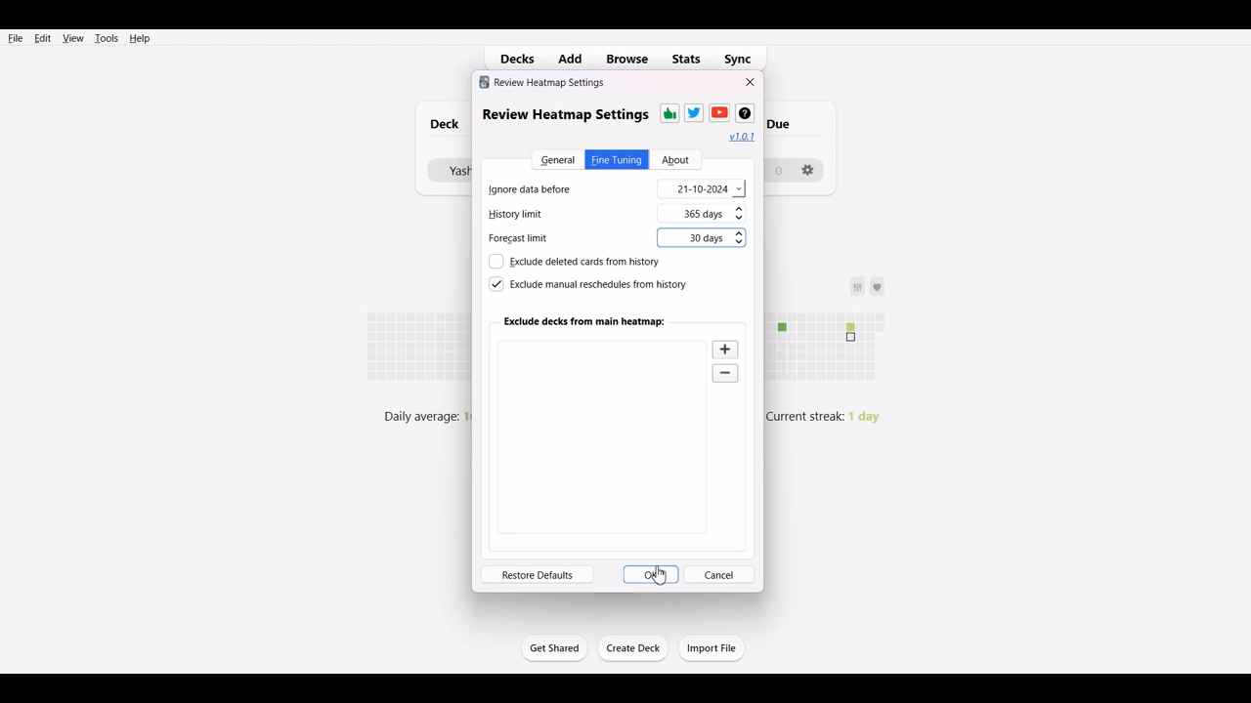 The width and height of the screenshot is (1251, 703). What do you see at coordinates (777, 169) in the screenshot?
I see `0` at bounding box center [777, 169].